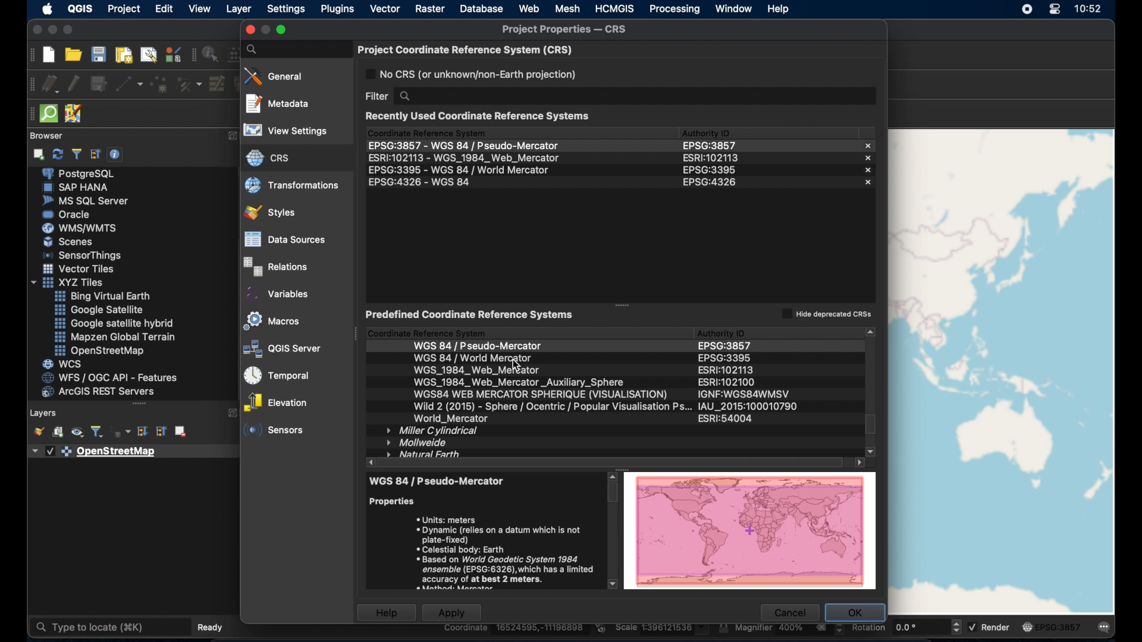 Image resolution: width=1142 pixels, height=642 pixels. I want to click on wgs  84/. world mercator, so click(470, 358).